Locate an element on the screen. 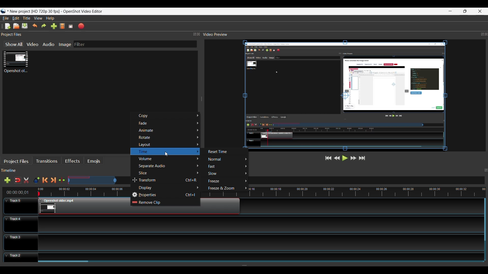 The height and width of the screenshot is (274, 488). Video Preview Panel is located at coordinates (345, 35).